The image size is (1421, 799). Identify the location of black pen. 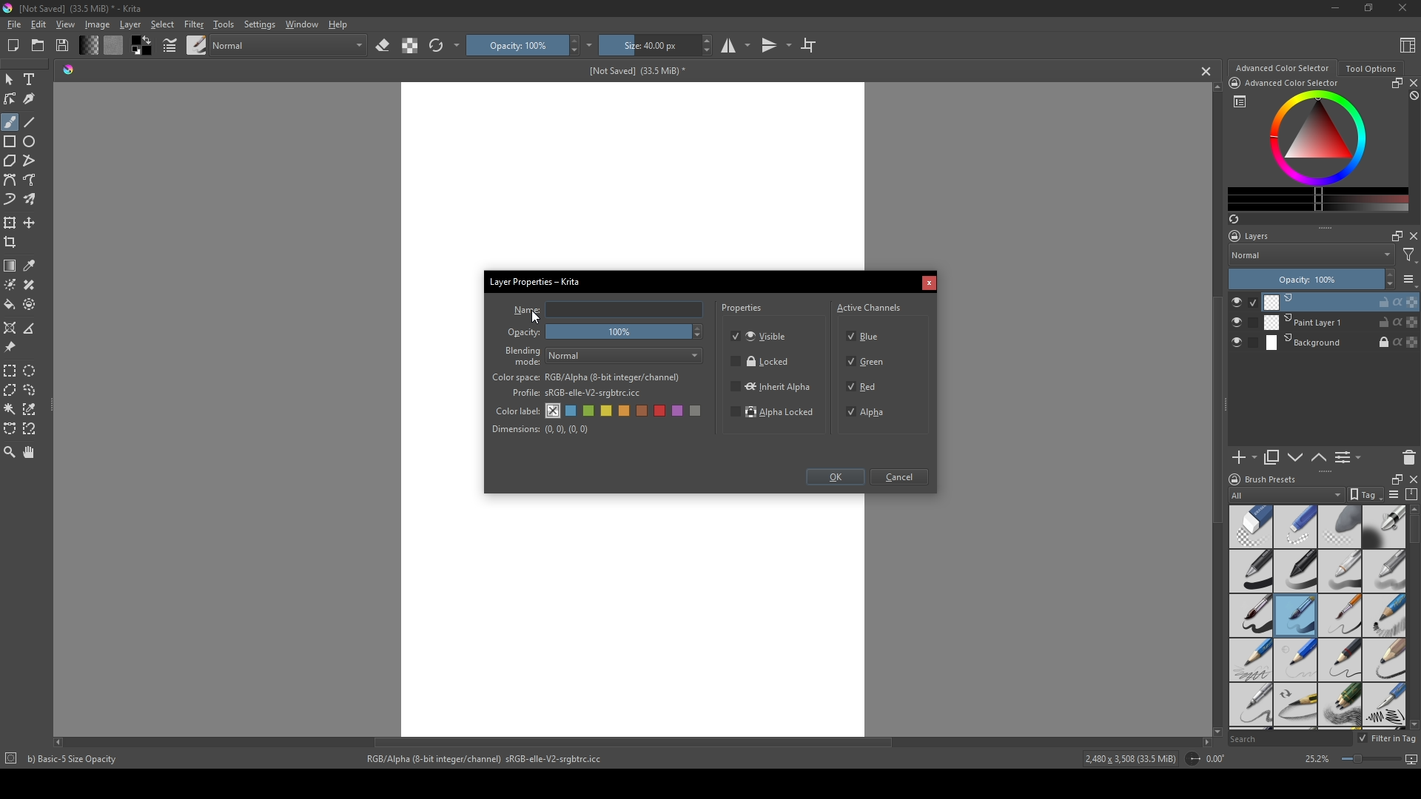
(1296, 571).